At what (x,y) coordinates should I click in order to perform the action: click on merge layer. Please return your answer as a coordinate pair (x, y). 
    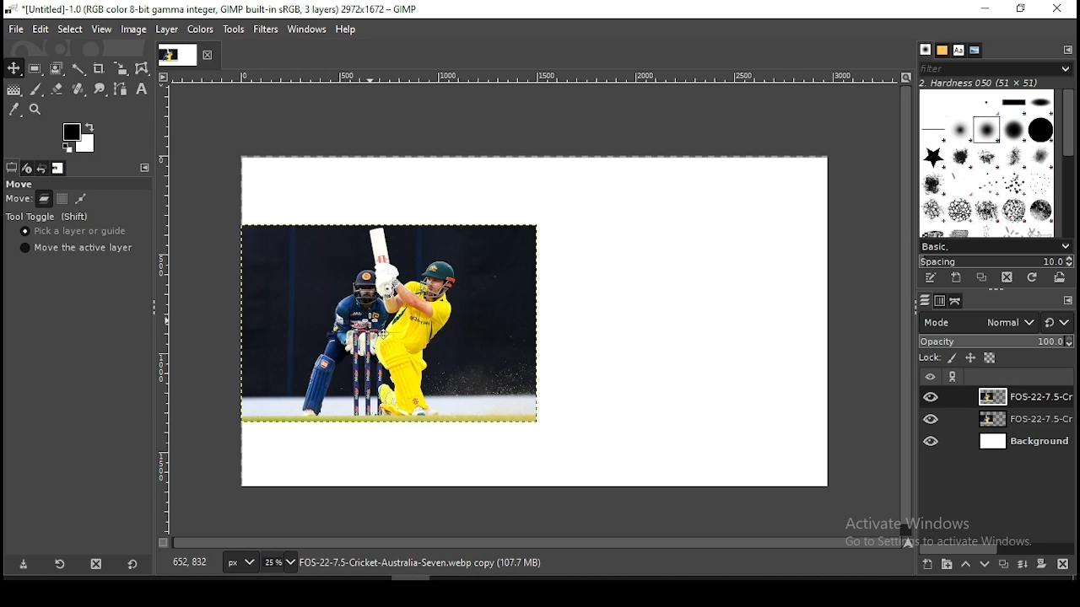
    Looking at the image, I should click on (1023, 564).